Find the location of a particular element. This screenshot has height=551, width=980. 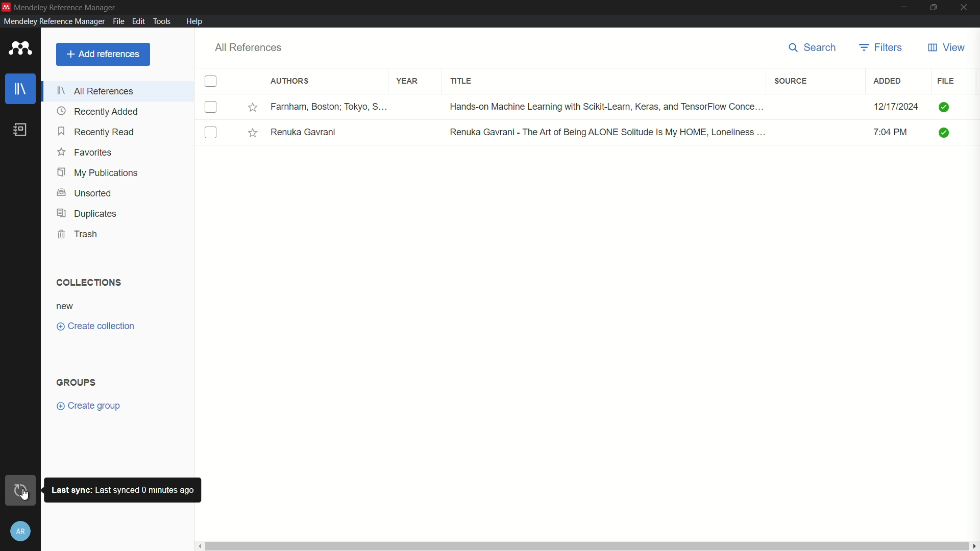

groups is located at coordinates (78, 382).